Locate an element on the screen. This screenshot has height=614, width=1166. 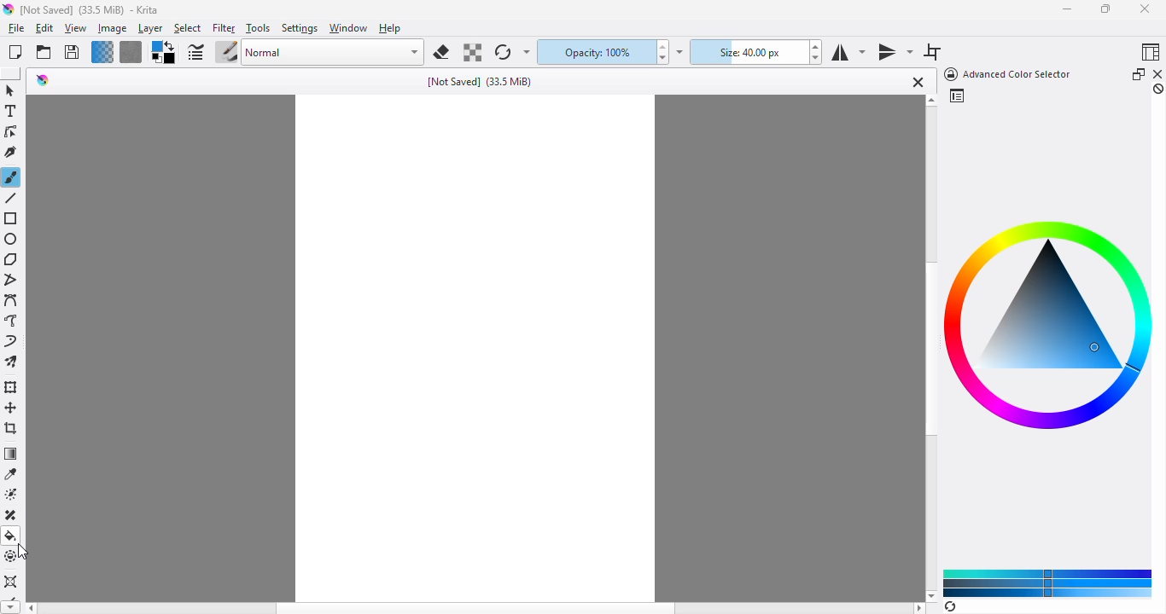
polygon tool is located at coordinates (10, 259).